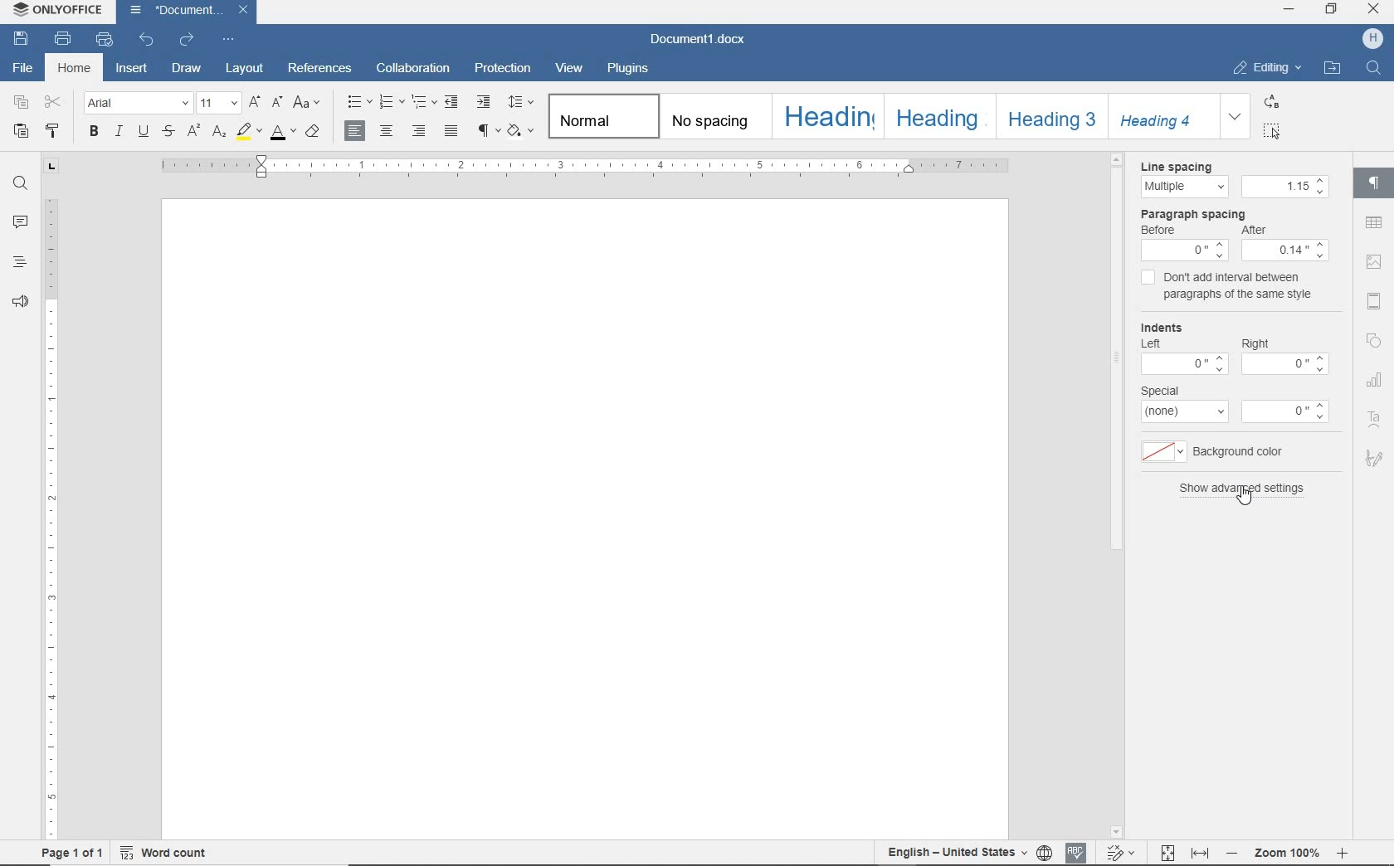 This screenshot has width=1394, height=866. I want to click on don't add interval between paragraphs of the same style, so click(1227, 288).